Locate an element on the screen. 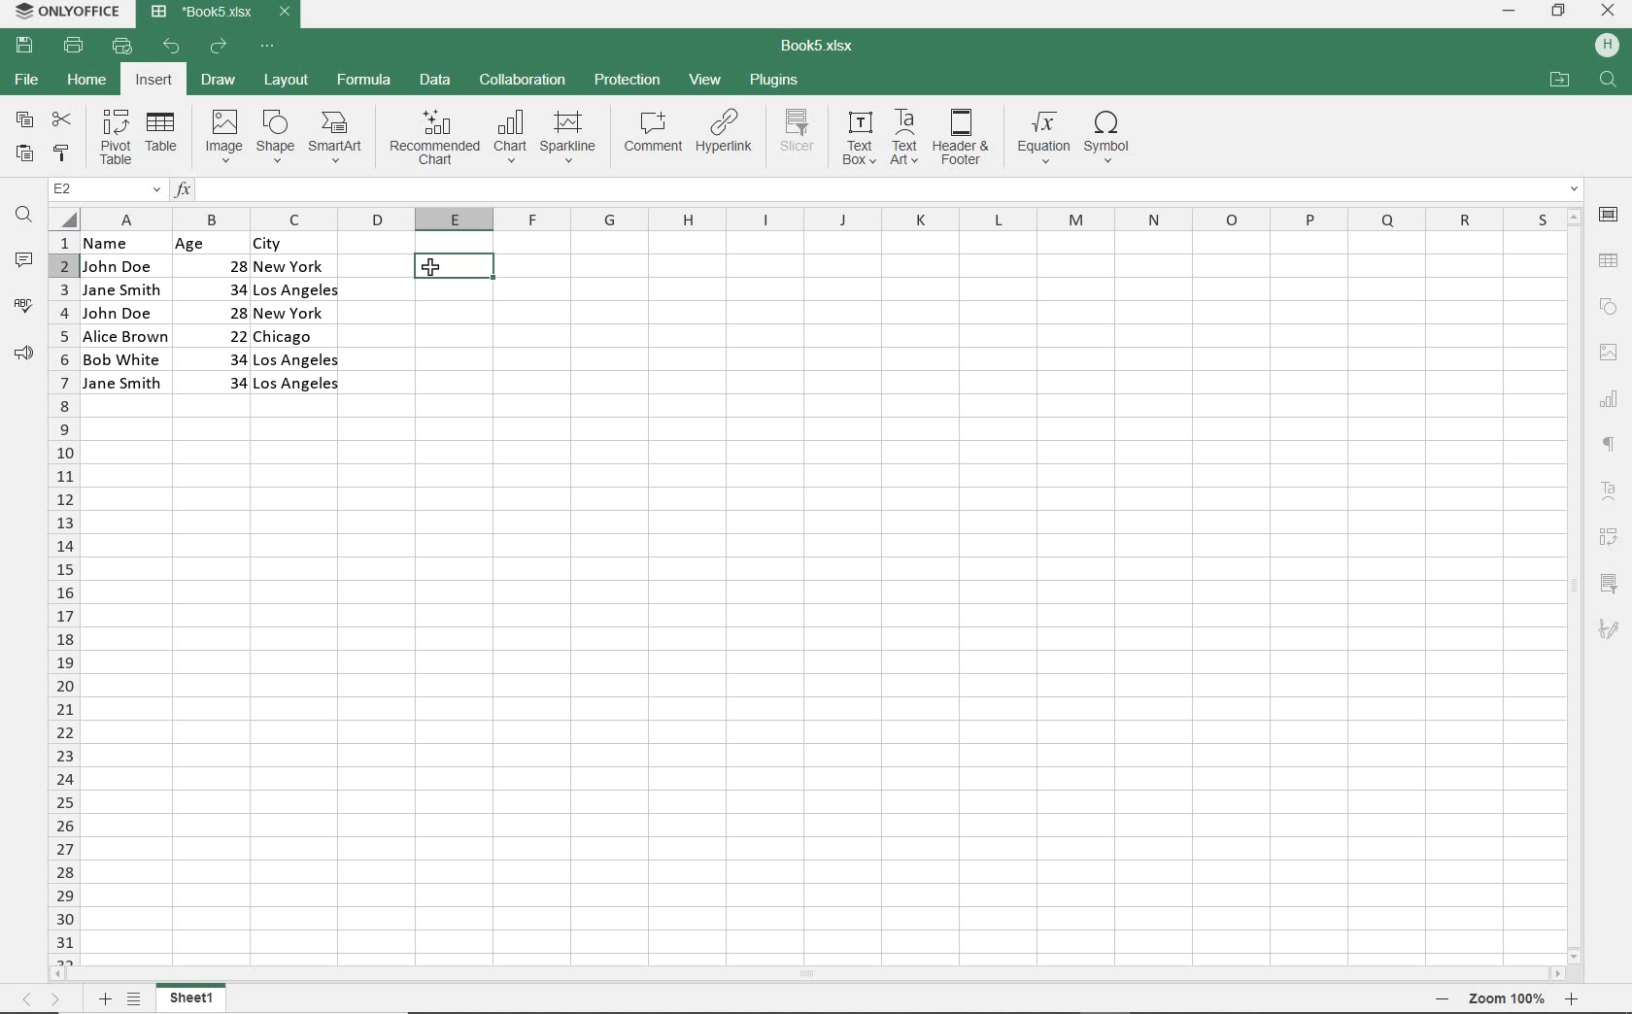 This screenshot has height=1014, width=1632. Los Angeles is located at coordinates (295, 292).